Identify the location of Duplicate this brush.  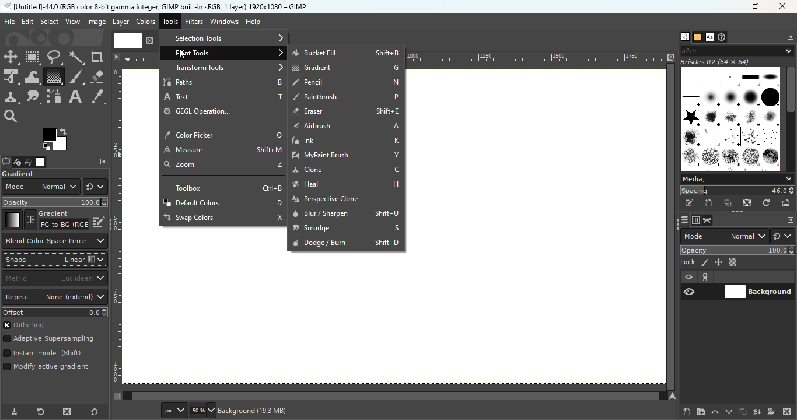
(729, 203).